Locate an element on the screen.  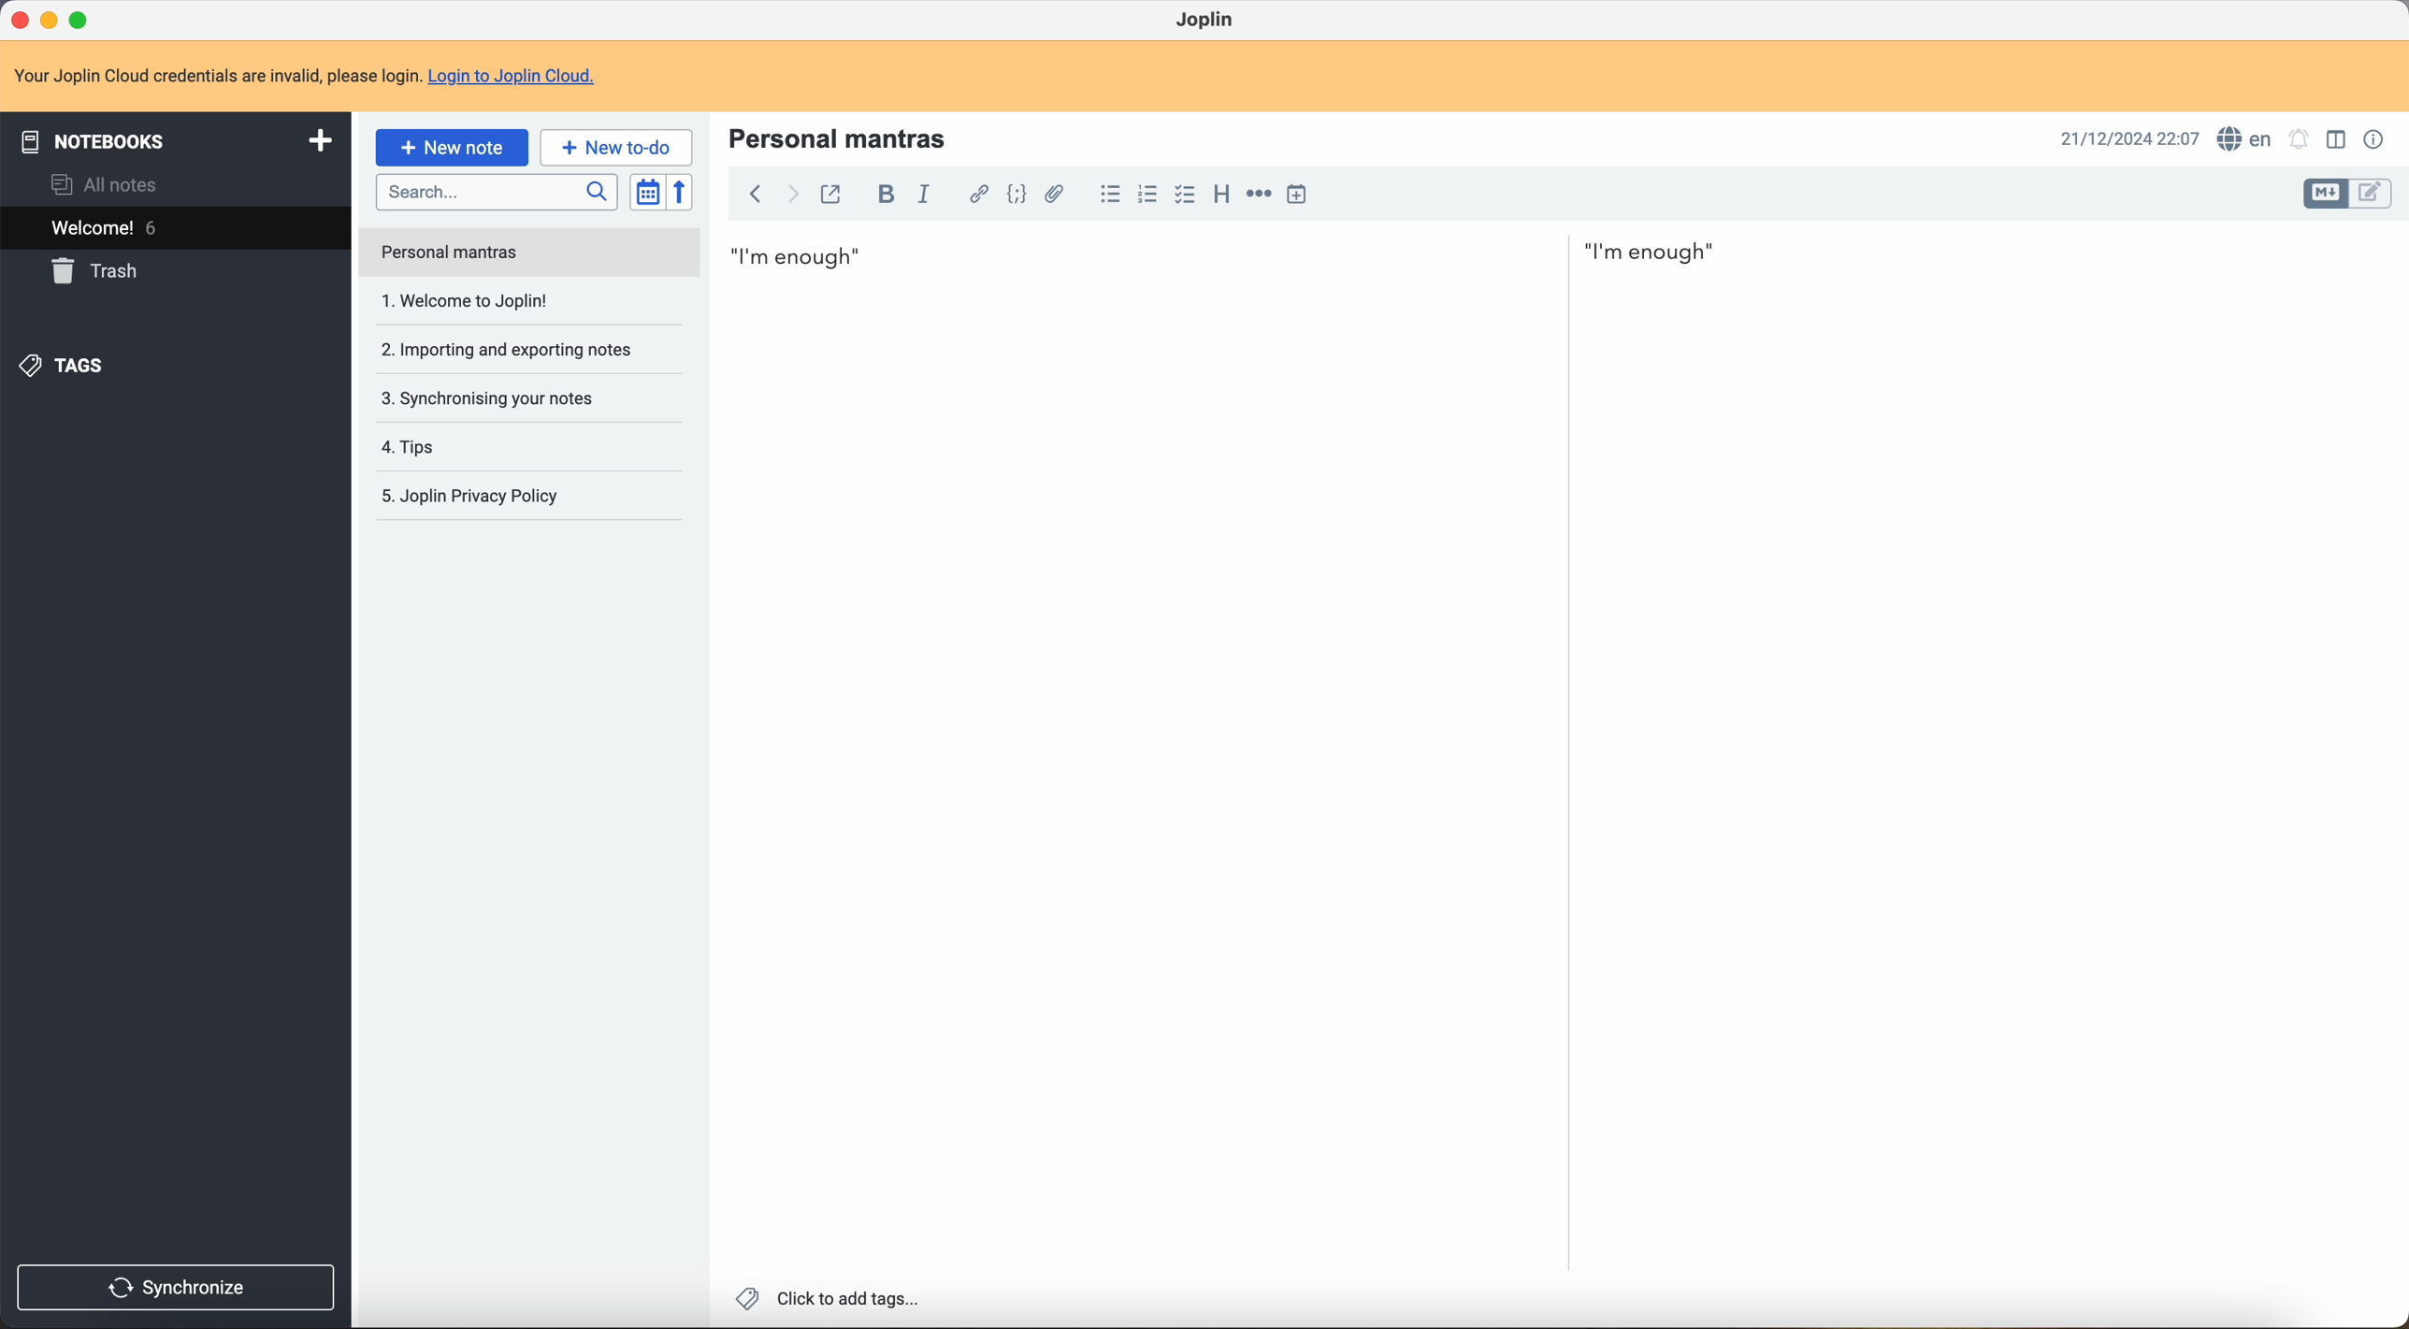
scroll bar is located at coordinates (2394, 589).